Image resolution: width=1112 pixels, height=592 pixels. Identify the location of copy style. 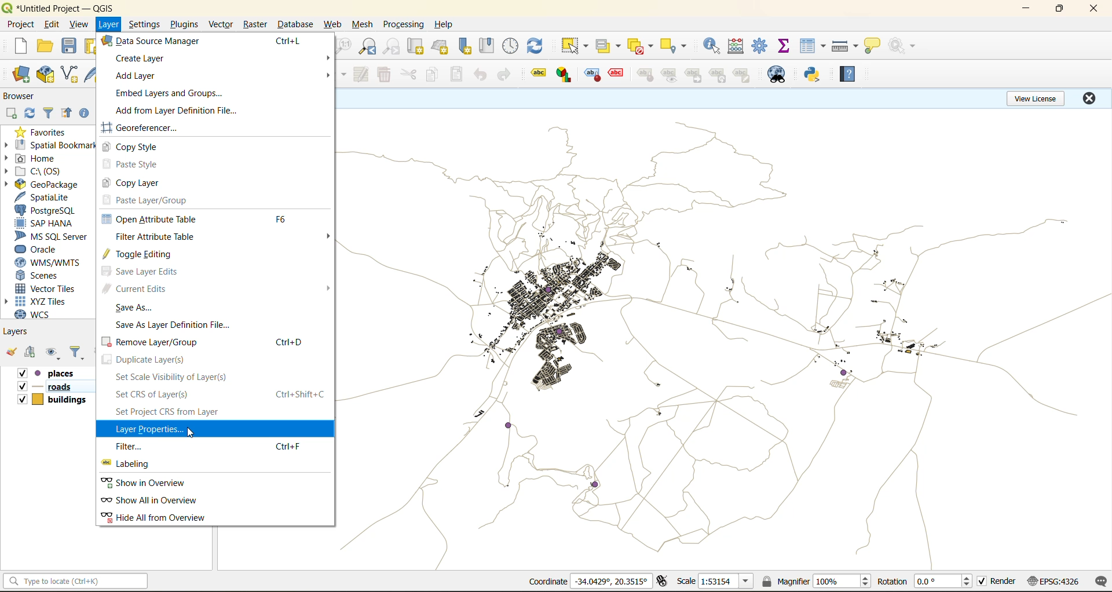
(138, 148).